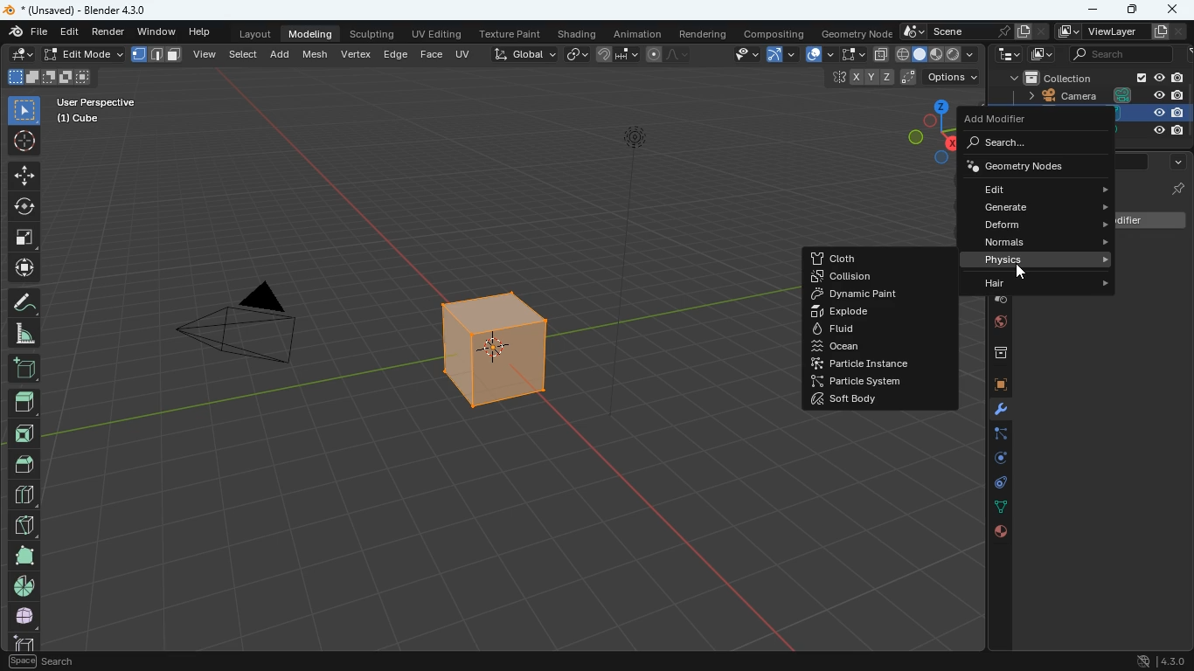 This screenshot has width=1194, height=671. I want to click on layout, so click(258, 32).